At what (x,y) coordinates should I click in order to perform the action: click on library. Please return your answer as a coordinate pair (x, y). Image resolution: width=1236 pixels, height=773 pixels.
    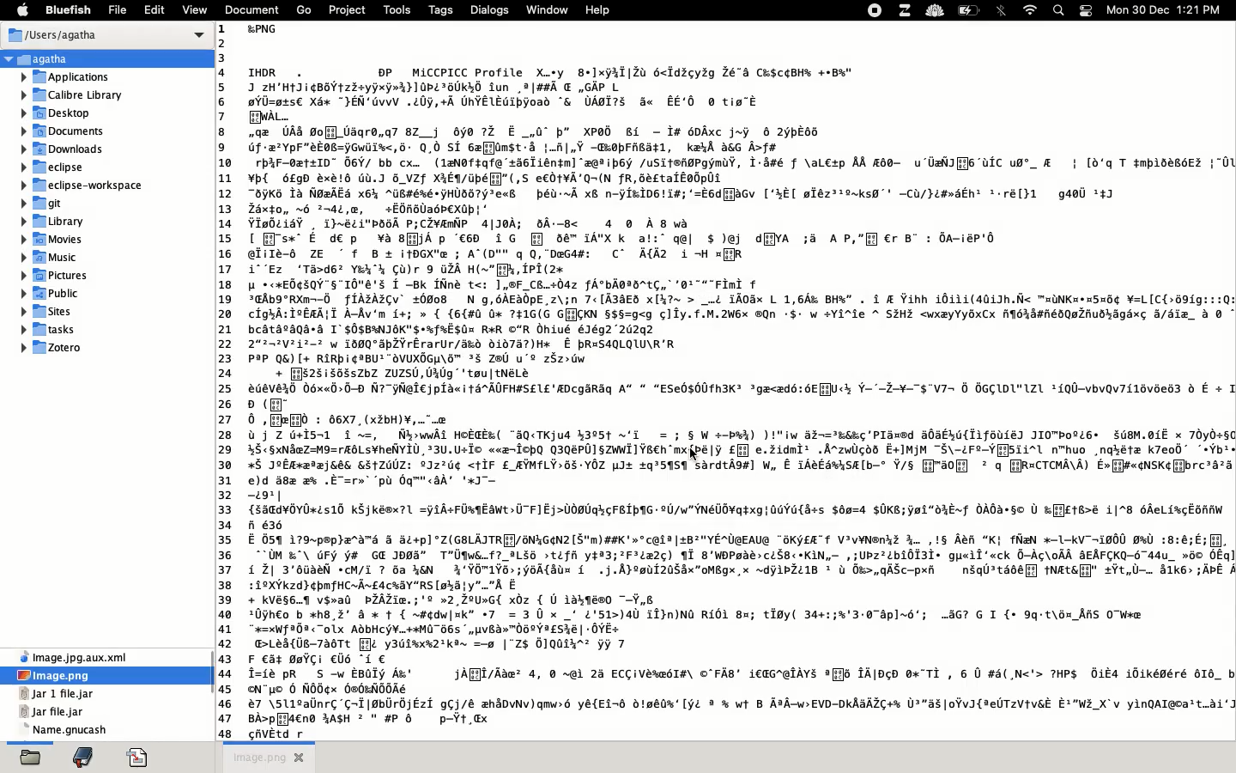
    Looking at the image, I should click on (56, 221).